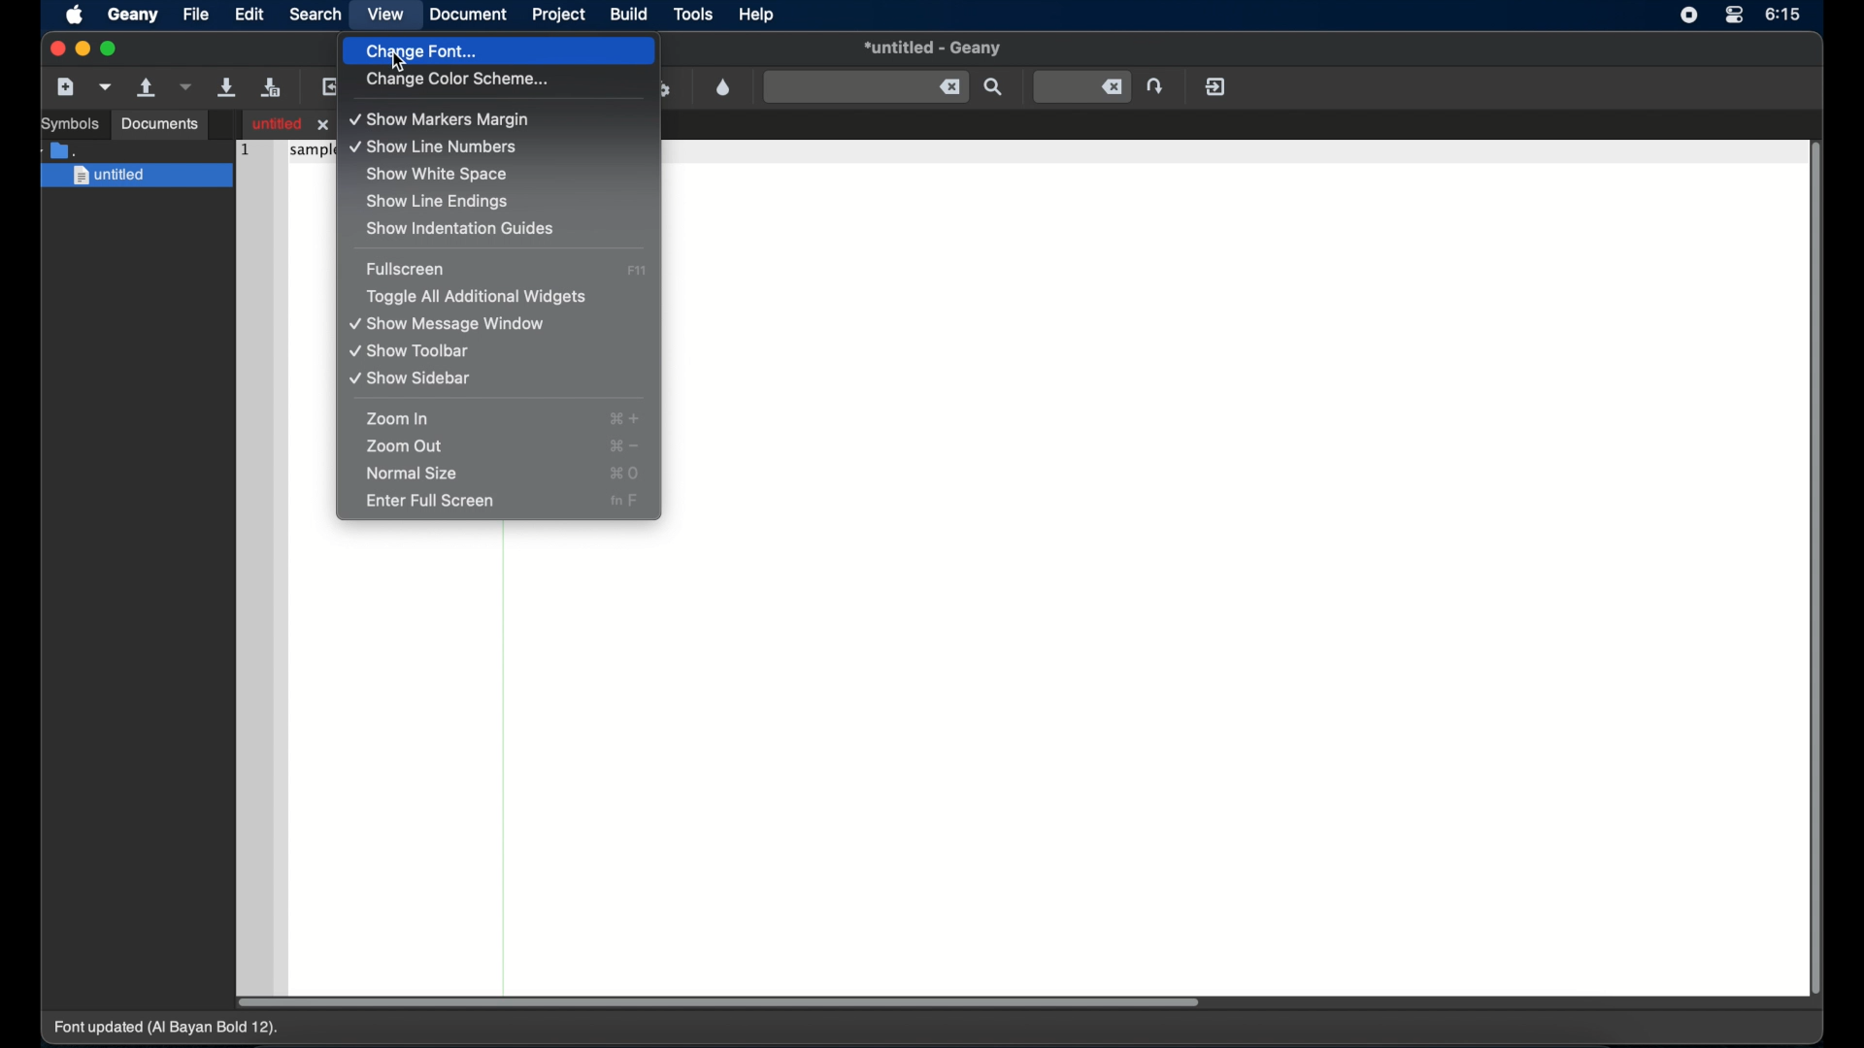 The width and height of the screenshot is (1864, 1048). What do you see at coordinates (625, 474) in the screenshot?
I see `normal size shortcut` at bounding box center [625, 474].